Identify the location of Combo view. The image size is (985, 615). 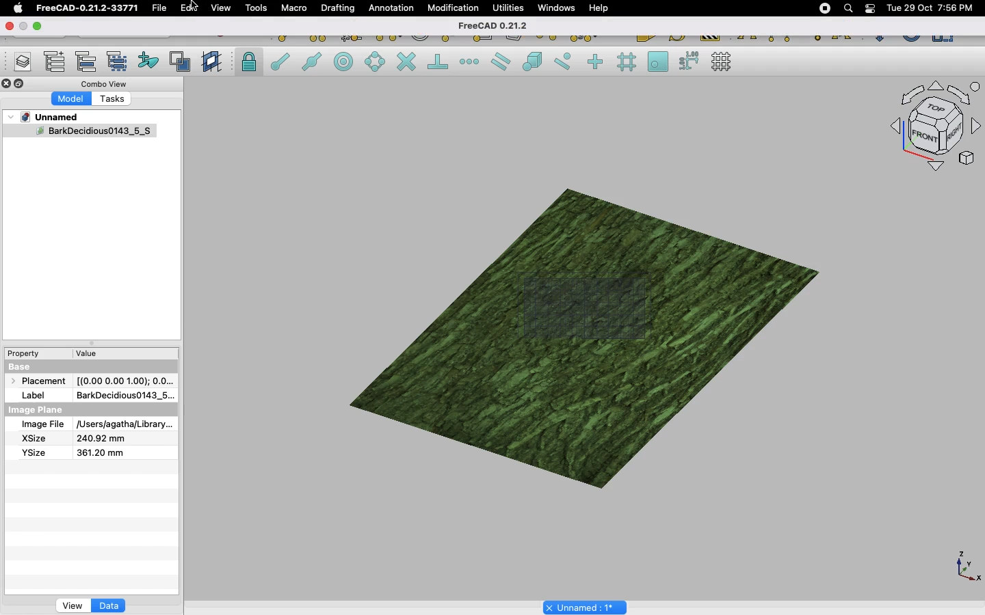
(105, 83).